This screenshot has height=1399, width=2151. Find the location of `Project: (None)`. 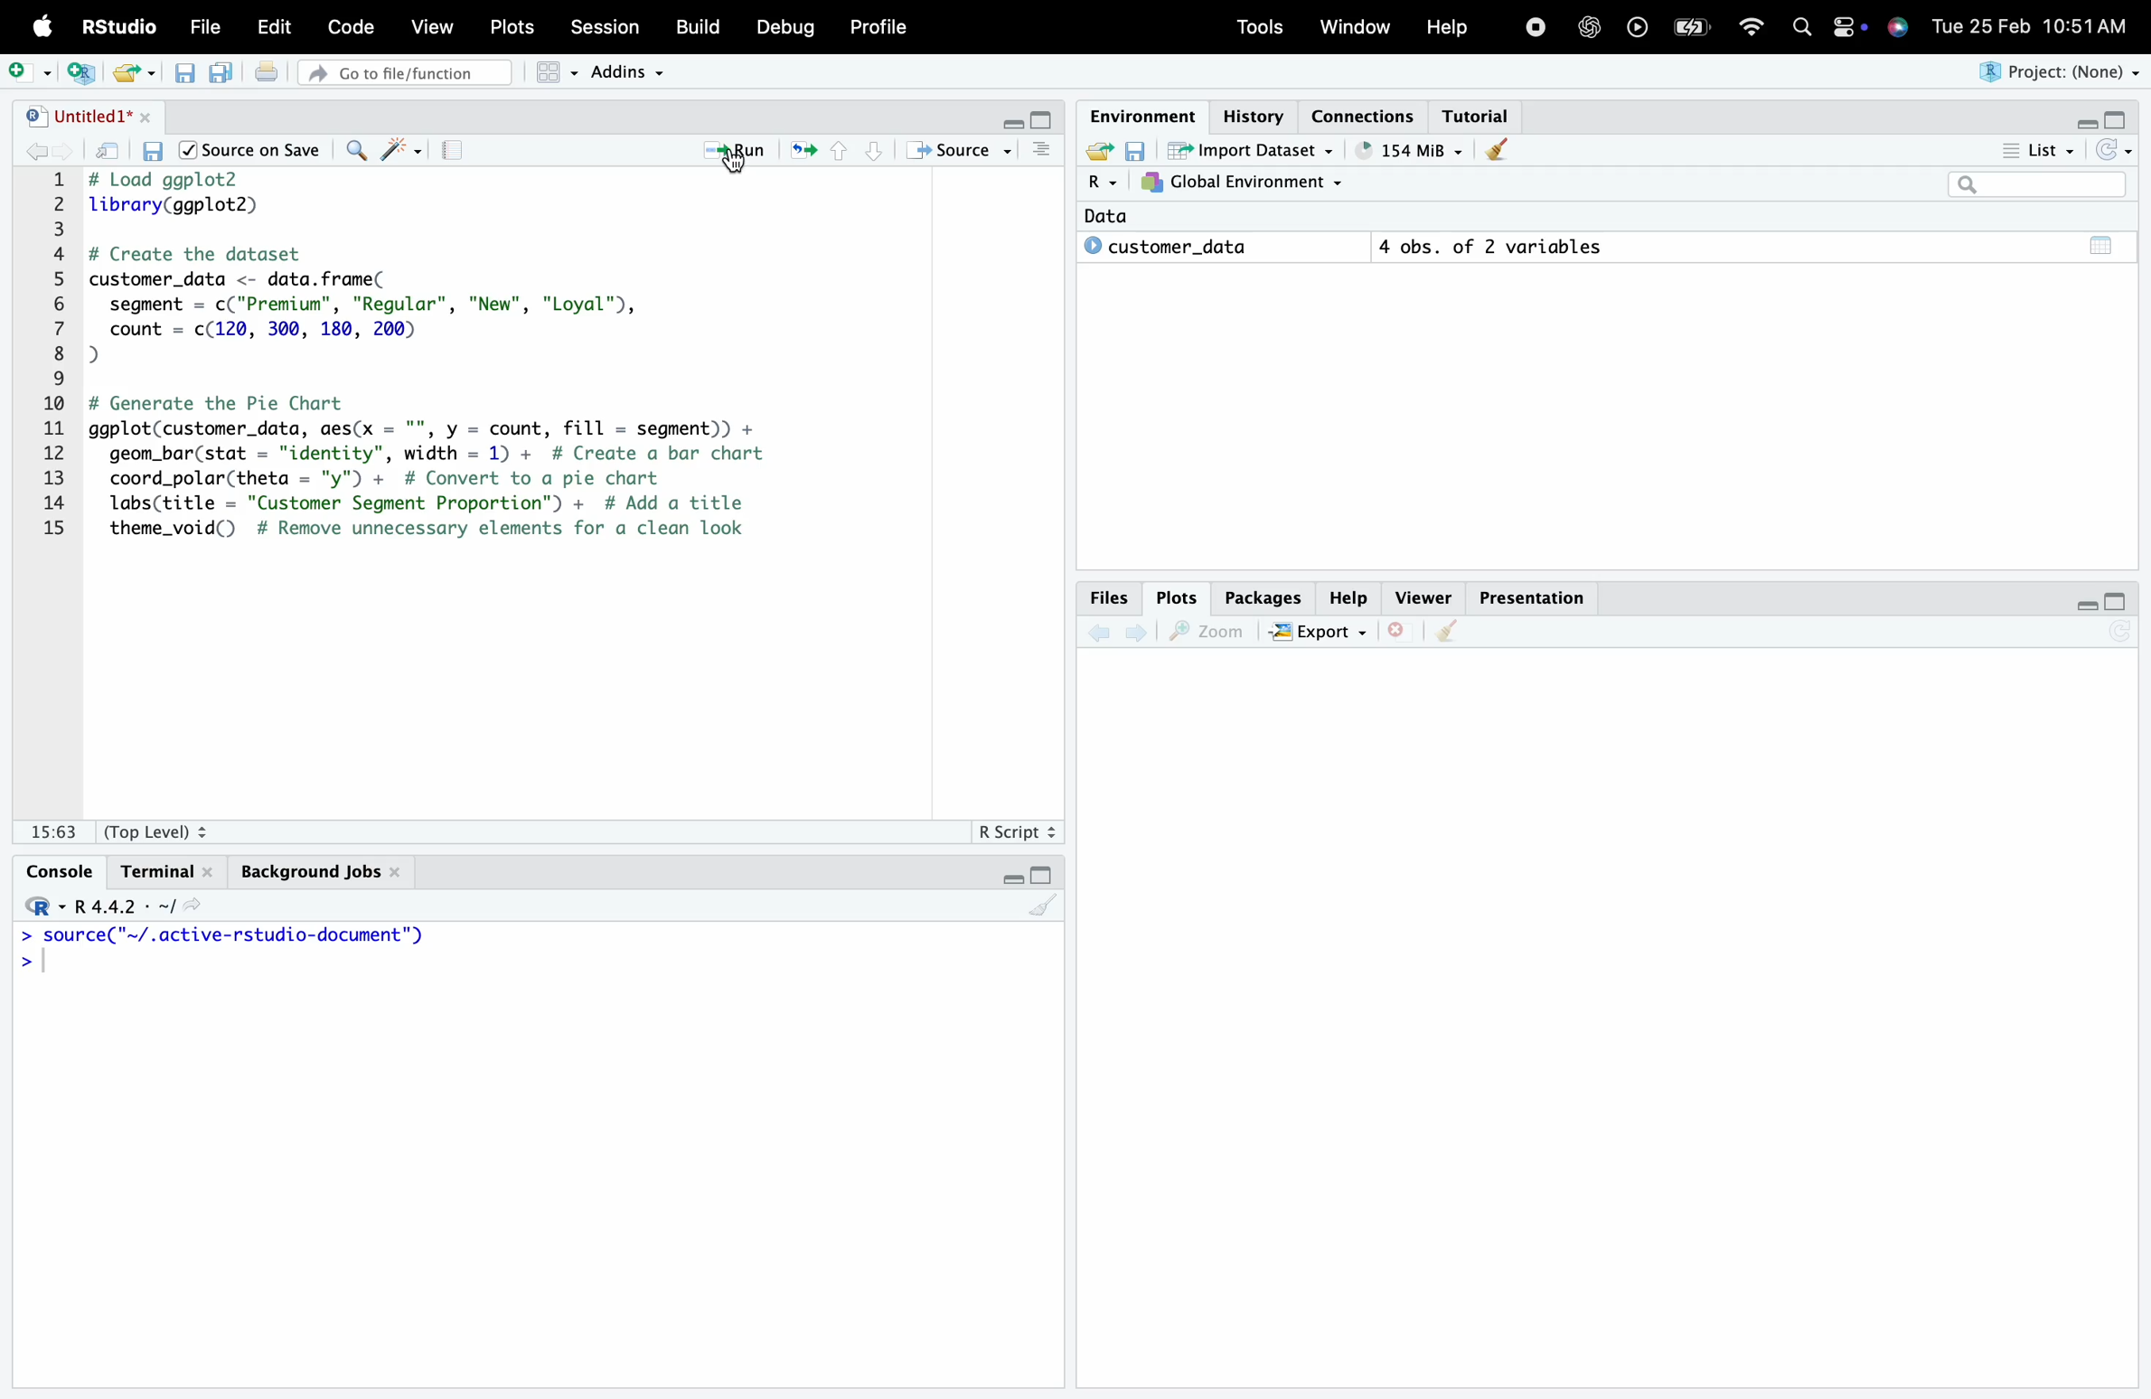

Project: (None) is located at coordinates (2054, 72).